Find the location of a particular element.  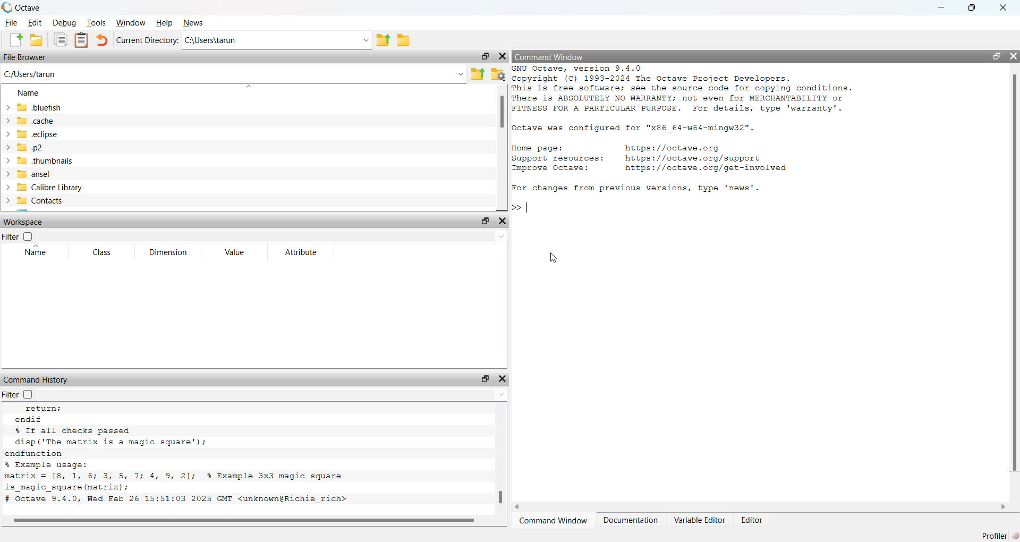

Current Directory: is located at coordinates (147, 40).